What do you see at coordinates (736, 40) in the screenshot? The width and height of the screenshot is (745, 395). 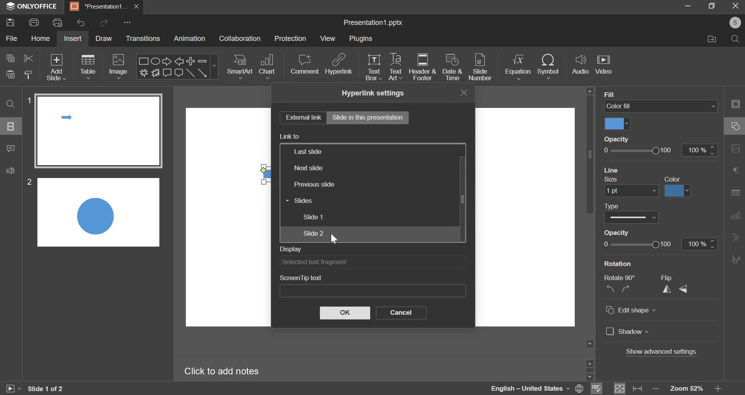 I see `search` at bounding box center [736, 40].